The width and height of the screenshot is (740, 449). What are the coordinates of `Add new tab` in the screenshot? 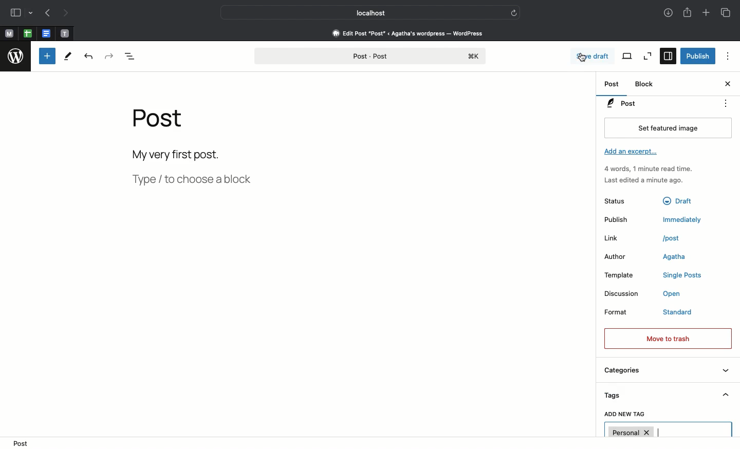 It's located at (707, 14).